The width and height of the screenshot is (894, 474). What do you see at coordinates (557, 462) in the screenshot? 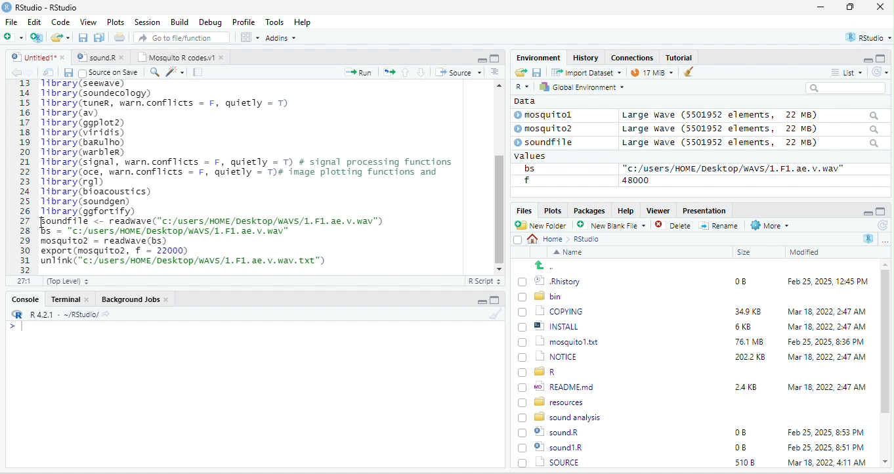
I see `Uninstall.exe` at bounding box center [557, 462].